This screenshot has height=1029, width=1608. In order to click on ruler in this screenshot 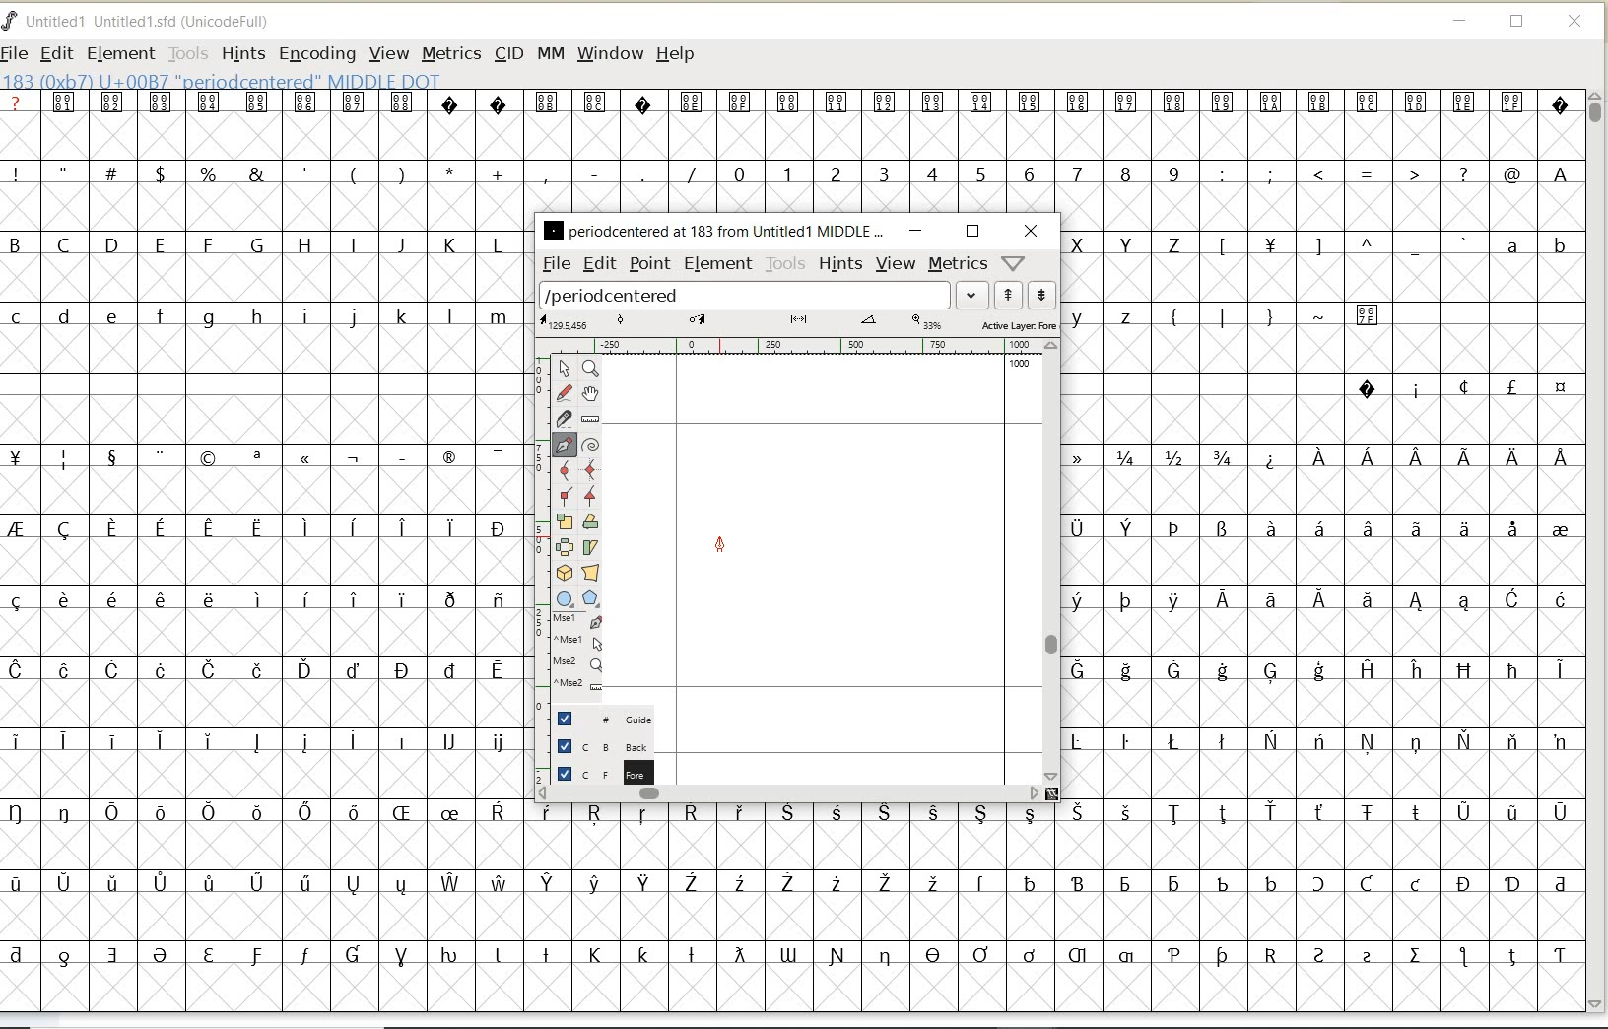, I will do `click(800, 348)`.